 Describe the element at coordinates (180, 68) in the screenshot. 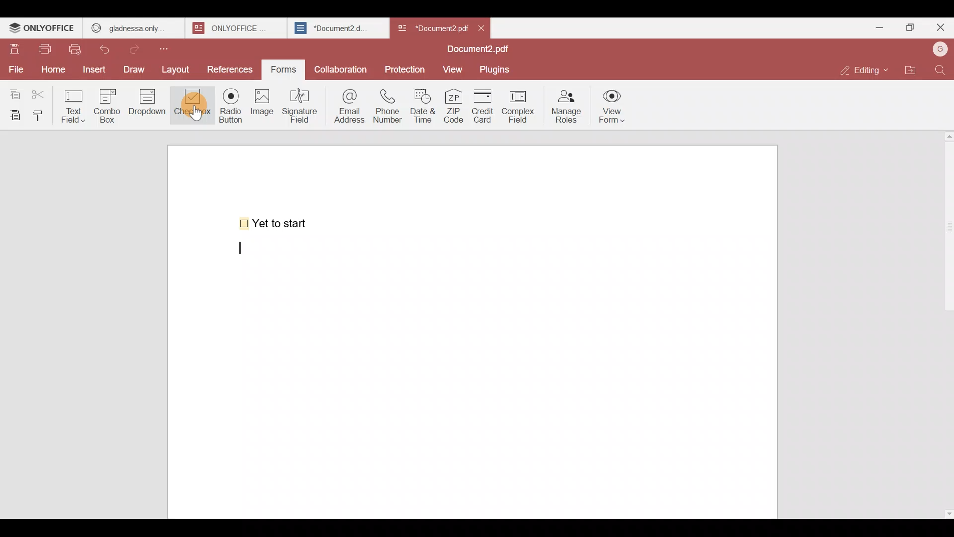

I see `Layout` at that location.